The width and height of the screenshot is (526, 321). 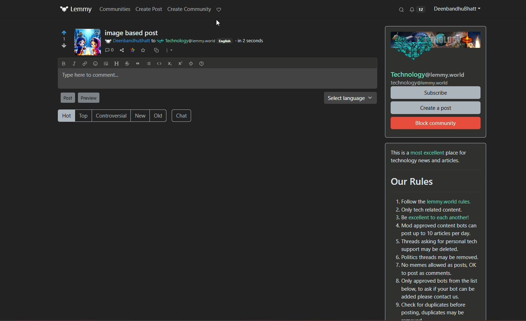 What do you see at coordinates (105, 63) in the screenshot?
I see `upload image` at bounding box center [105, 63].